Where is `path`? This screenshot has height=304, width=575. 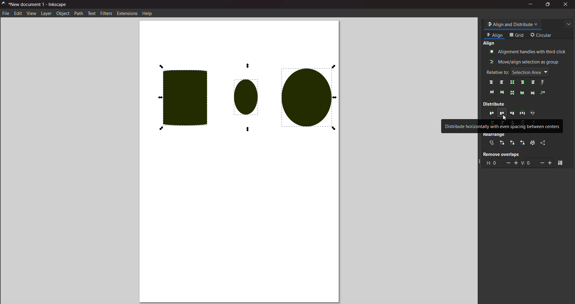
path is located at coordinates (79, 13).